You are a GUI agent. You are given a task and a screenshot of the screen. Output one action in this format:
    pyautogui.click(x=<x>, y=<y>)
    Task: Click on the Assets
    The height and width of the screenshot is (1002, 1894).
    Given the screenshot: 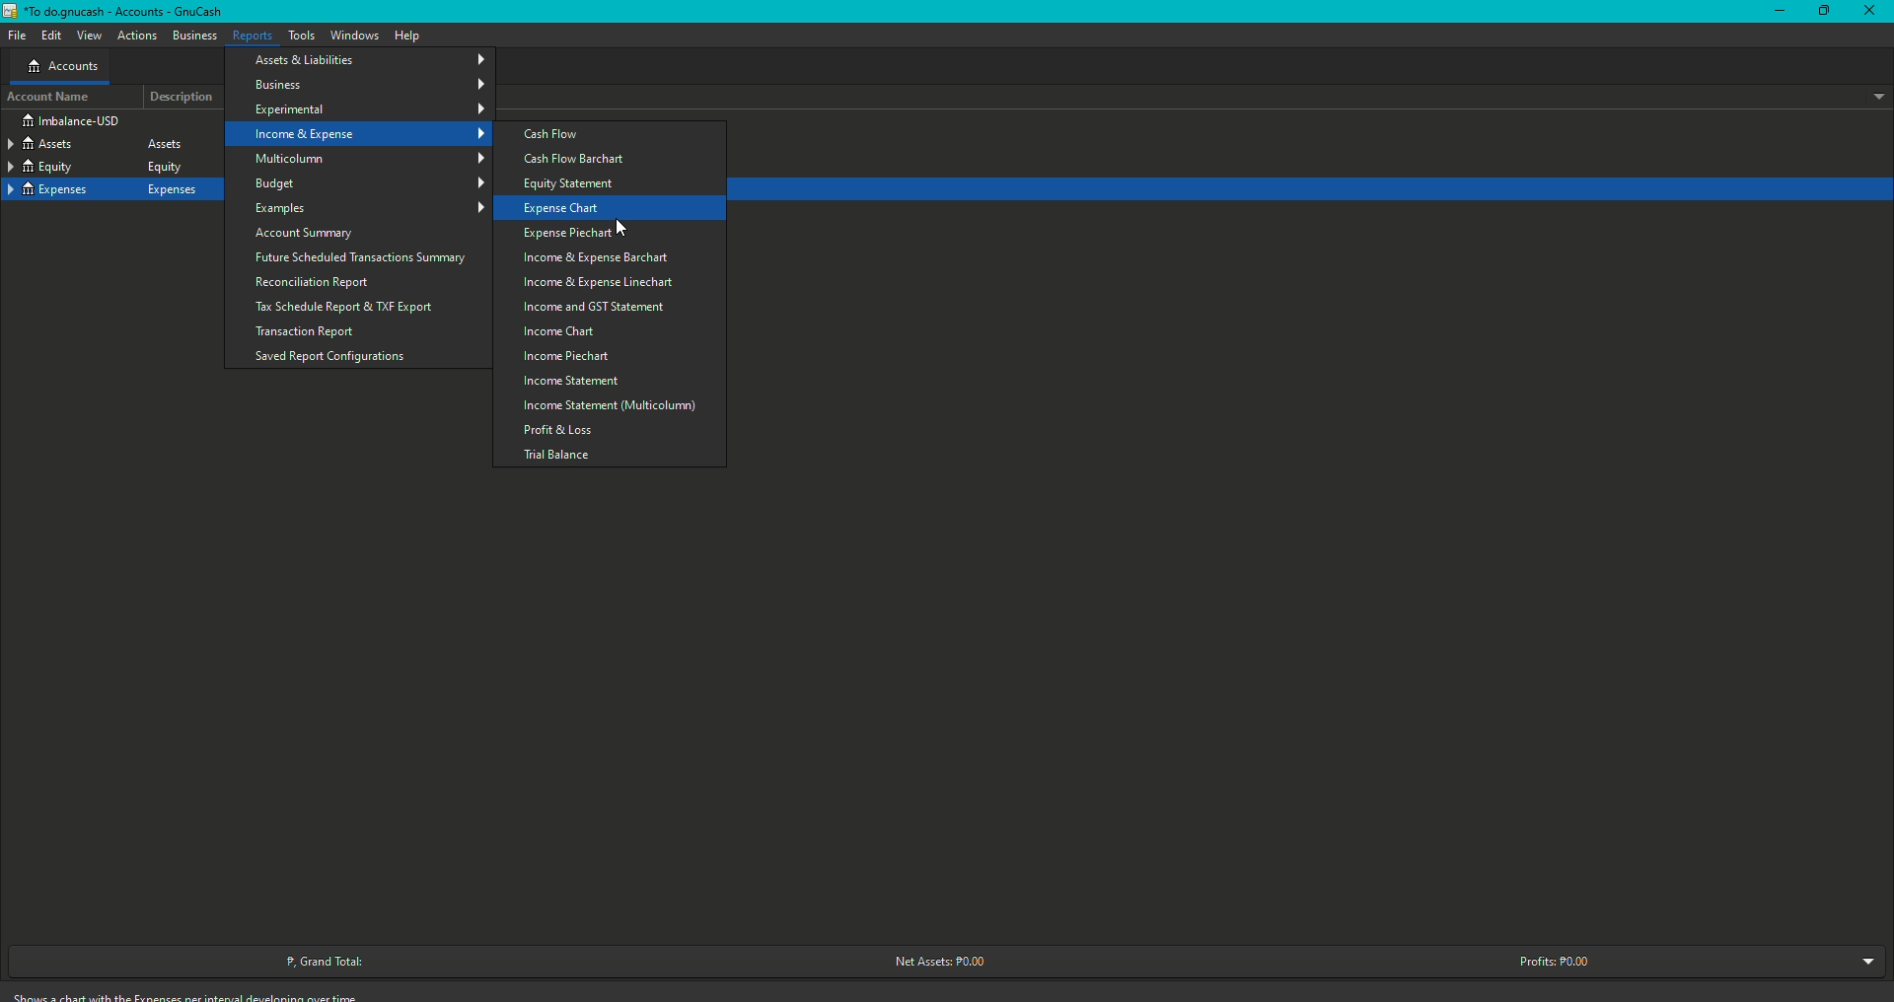 What is the action you would take?
    pyautogui.click(x=106, y=143)
    